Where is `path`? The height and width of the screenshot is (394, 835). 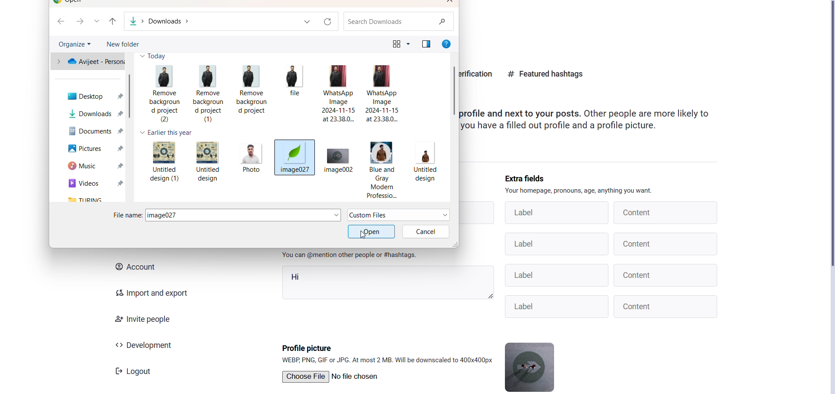
path is located at coordinates (166, 21).